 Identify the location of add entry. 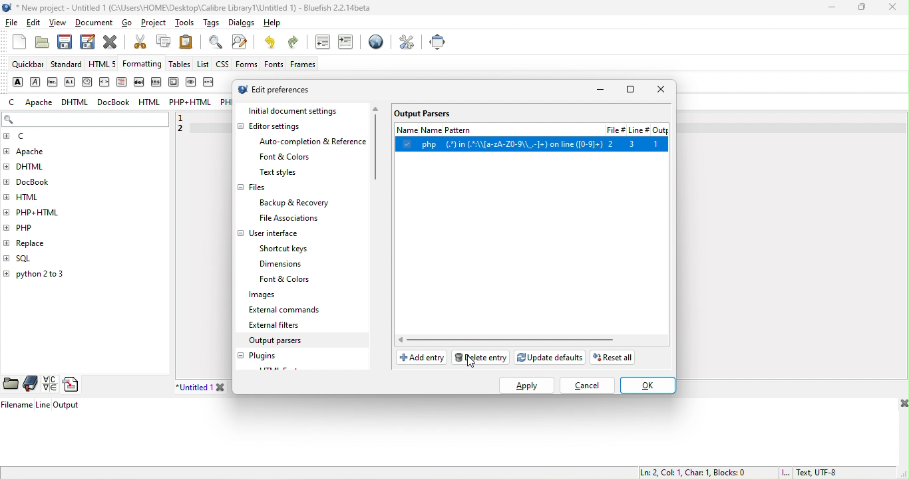
(421, 359).